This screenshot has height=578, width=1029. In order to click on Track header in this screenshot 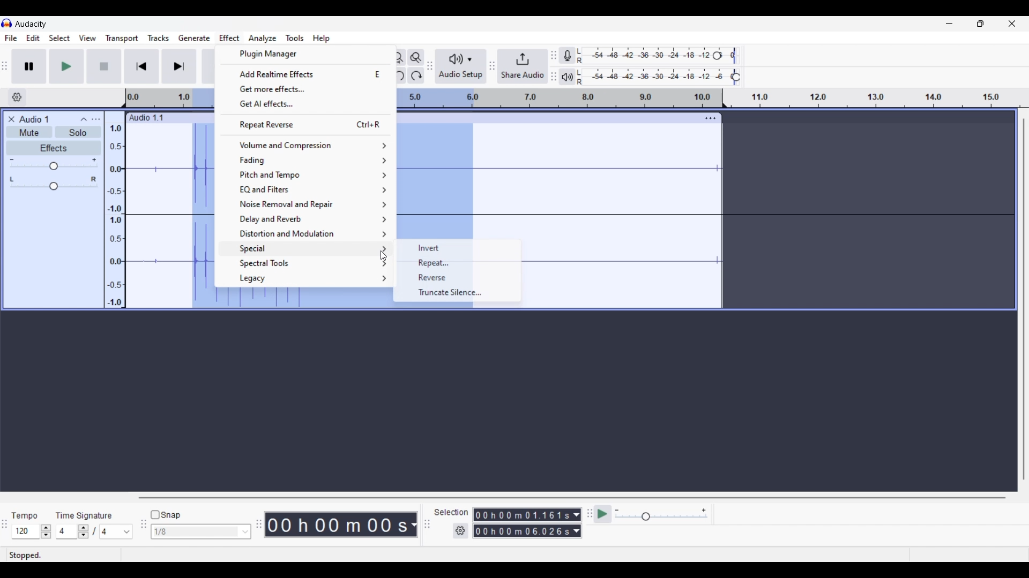, I will do `click(725, 98)`.